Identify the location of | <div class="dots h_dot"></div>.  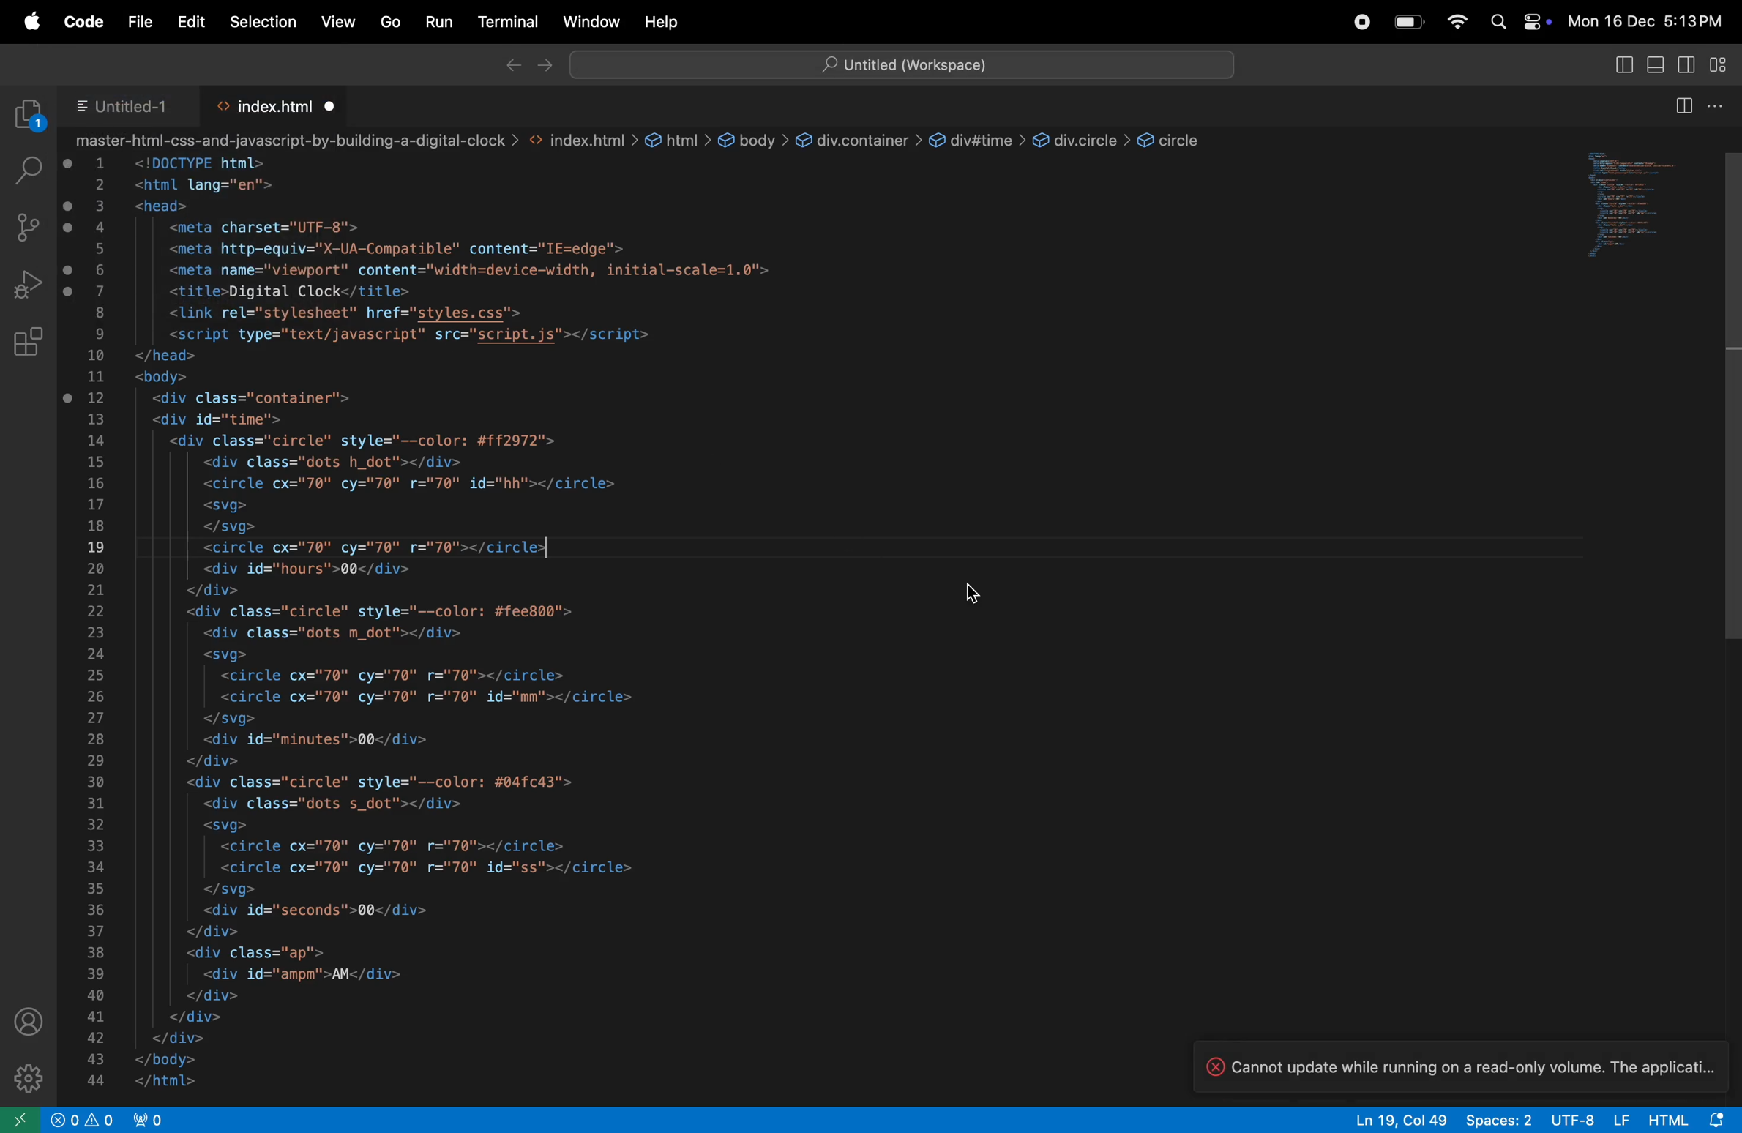
(329, 464).